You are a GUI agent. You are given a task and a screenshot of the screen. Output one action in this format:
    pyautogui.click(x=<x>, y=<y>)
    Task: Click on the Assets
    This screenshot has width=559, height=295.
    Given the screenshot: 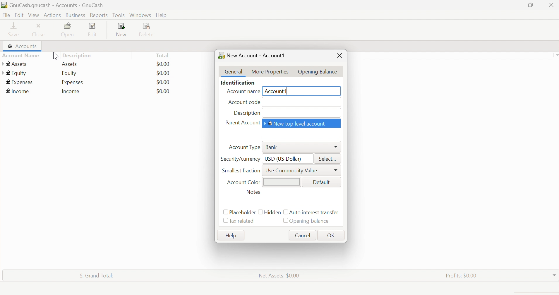 What is the action you would take?
    pyautogui.click(x=15, y=64)
    